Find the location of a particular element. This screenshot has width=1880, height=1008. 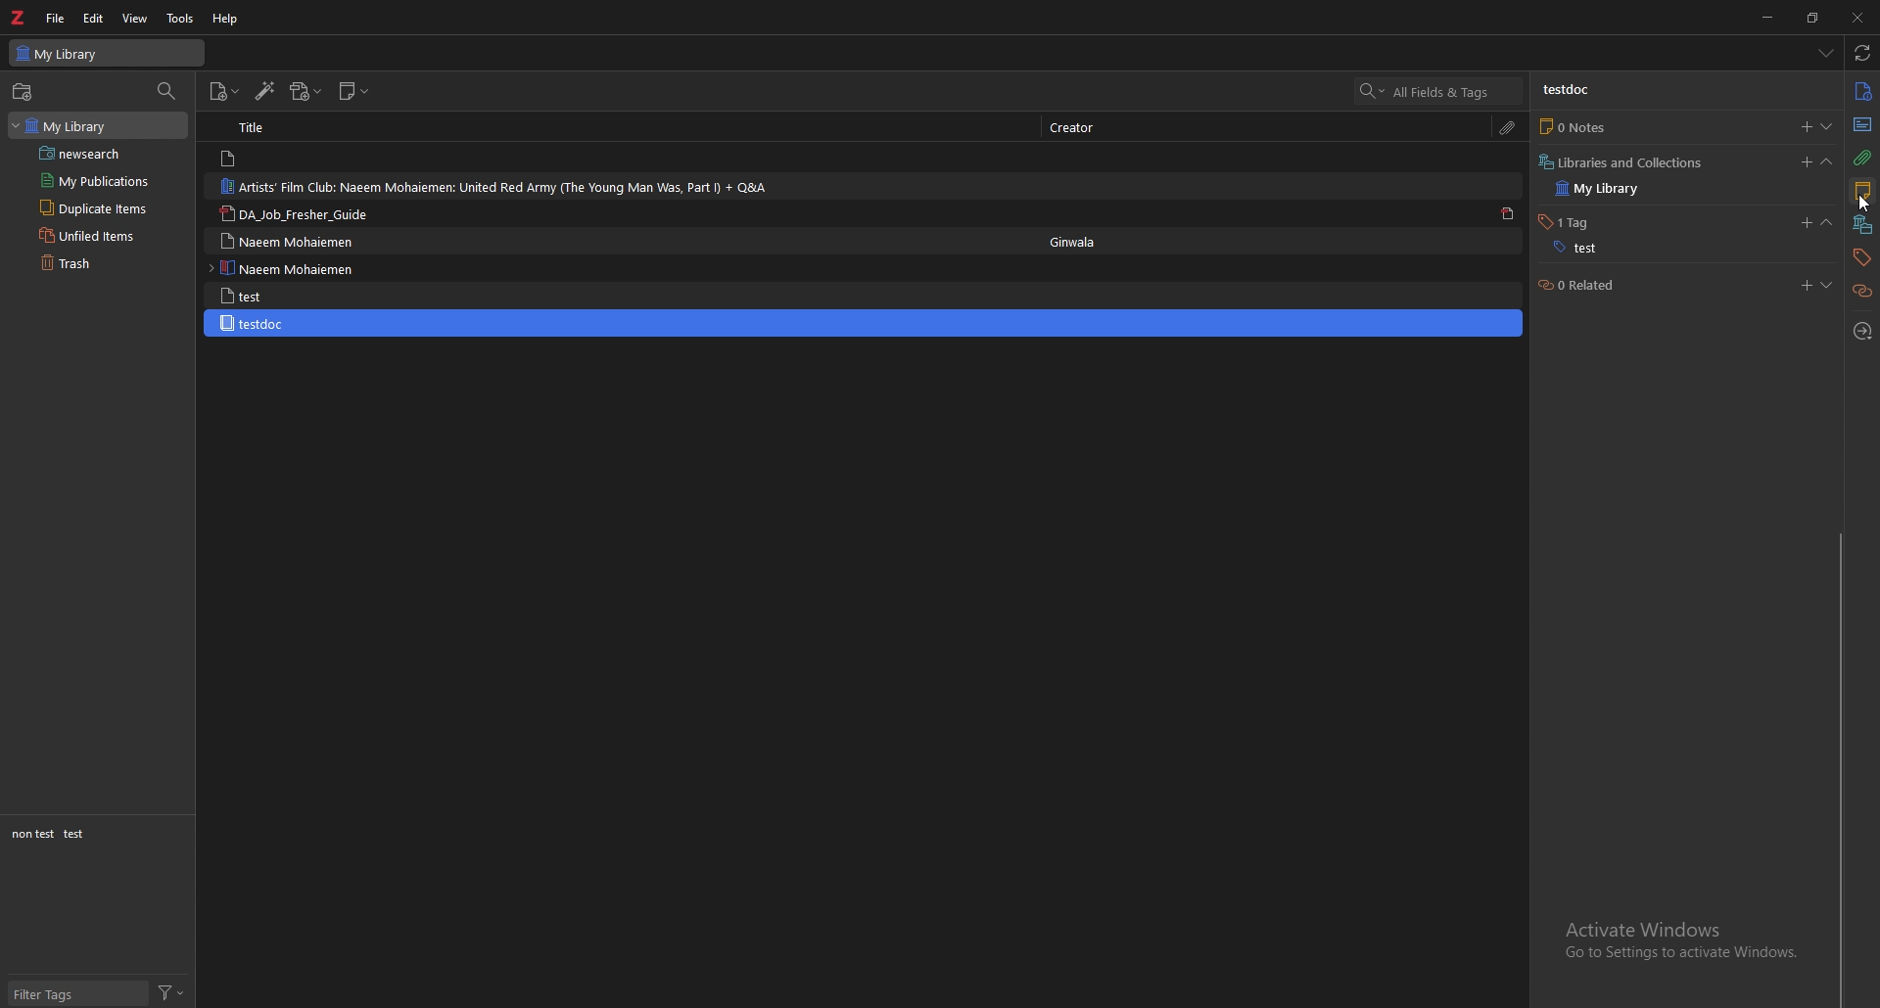

da_job_fresher_guide is located at coordinates (296, 213).